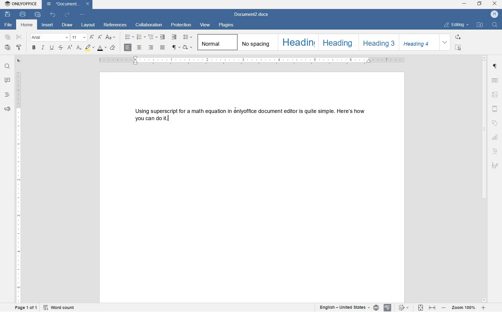 The height and width of the screenshot is (312, 502). I want to click on fit to page or fit to width, so click(428, 308).